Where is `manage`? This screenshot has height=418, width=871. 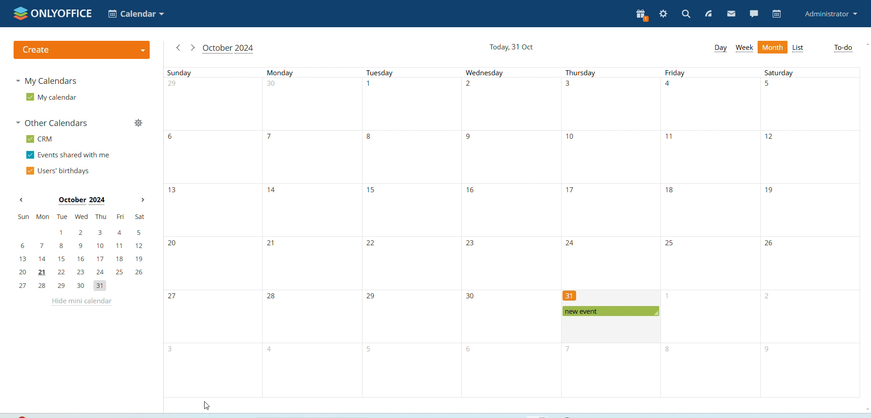
manage is located at coordinates (139, 123).